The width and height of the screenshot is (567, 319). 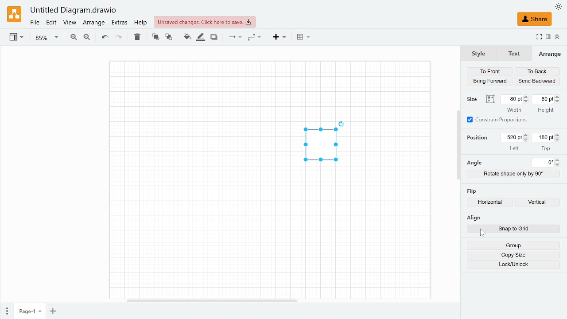 I want to click on View settings, so click(x=16, y=38).